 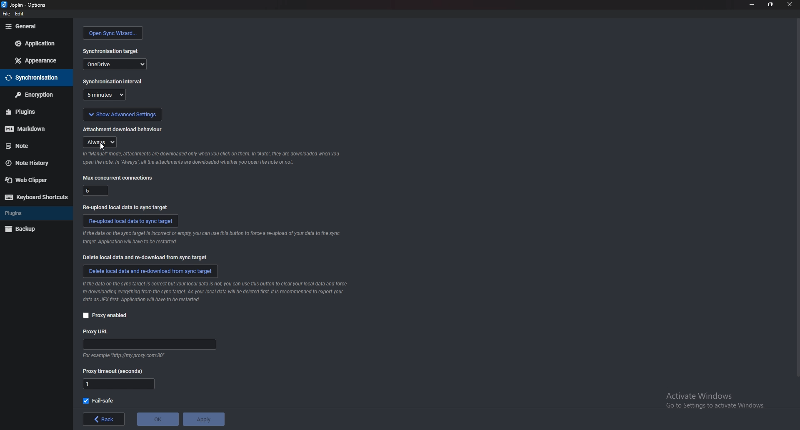 What do you see at coordinates (30, 164) in the screenshot?
I see `note history` at bounding box center [30, 164].